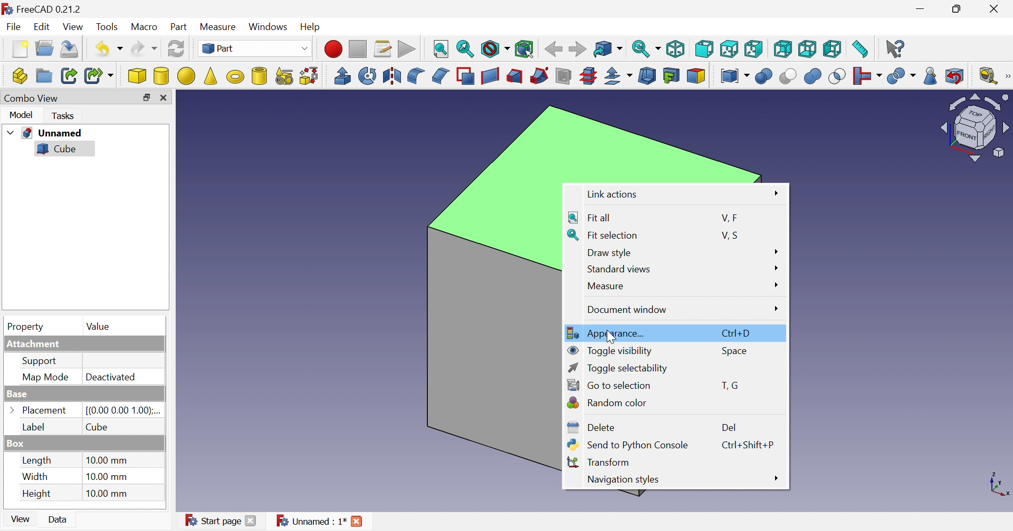 Image resolution: width=1013 pixels, height=531 pixels. Describe the element at coordinates (310, 520) in the screenshot. I see `Unnamed : 1*` at that location.